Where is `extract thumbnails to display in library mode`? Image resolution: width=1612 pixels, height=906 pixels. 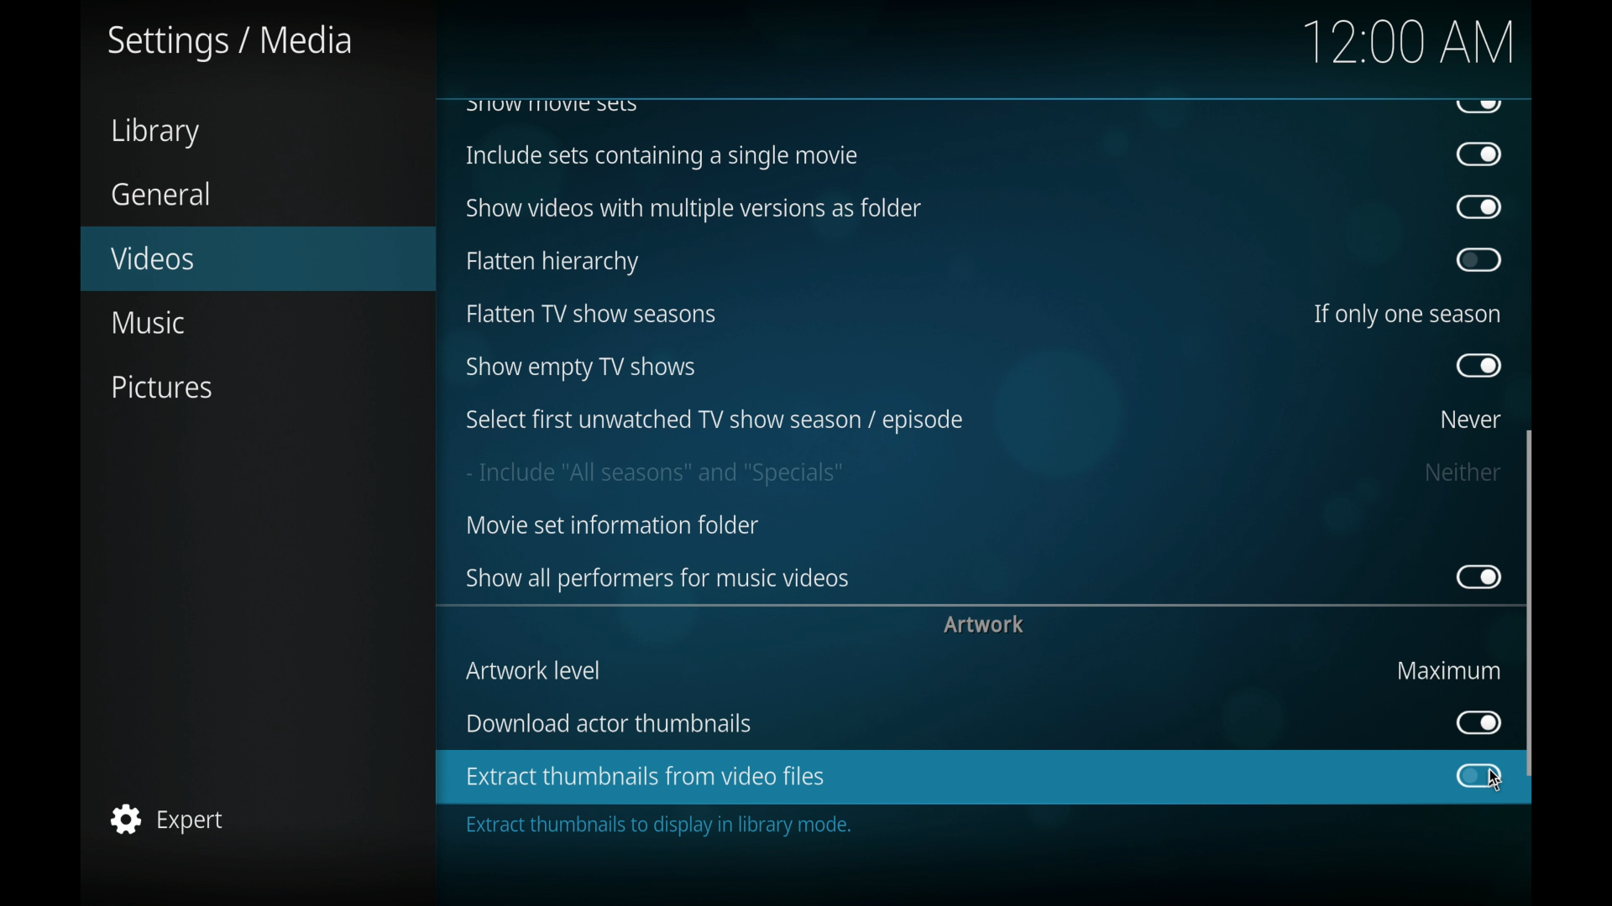
extract thumbnails to display in library mode is located at coordinates (661, 827).